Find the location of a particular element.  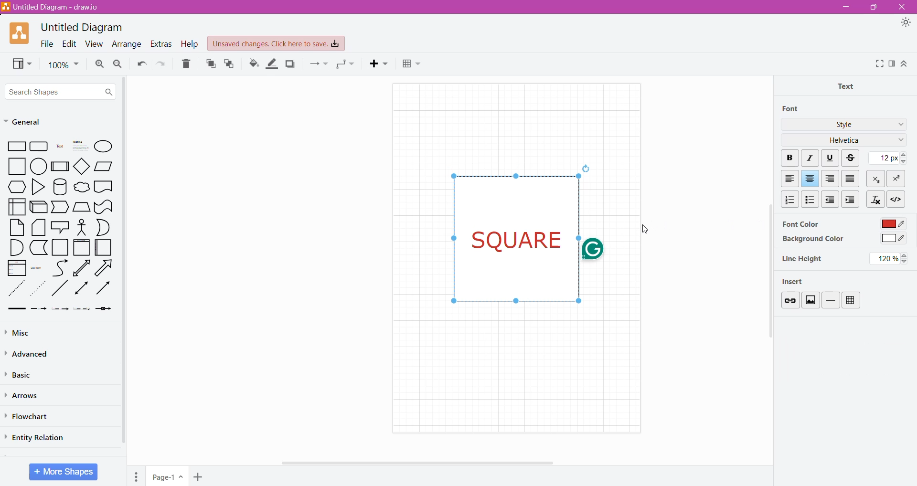

Superscript is located at coordinates (896, 179).